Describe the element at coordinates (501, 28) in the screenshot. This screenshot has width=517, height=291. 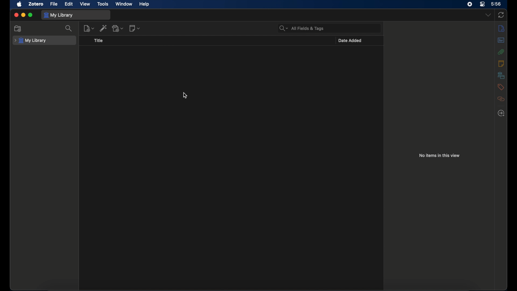
I see `info` at that location.